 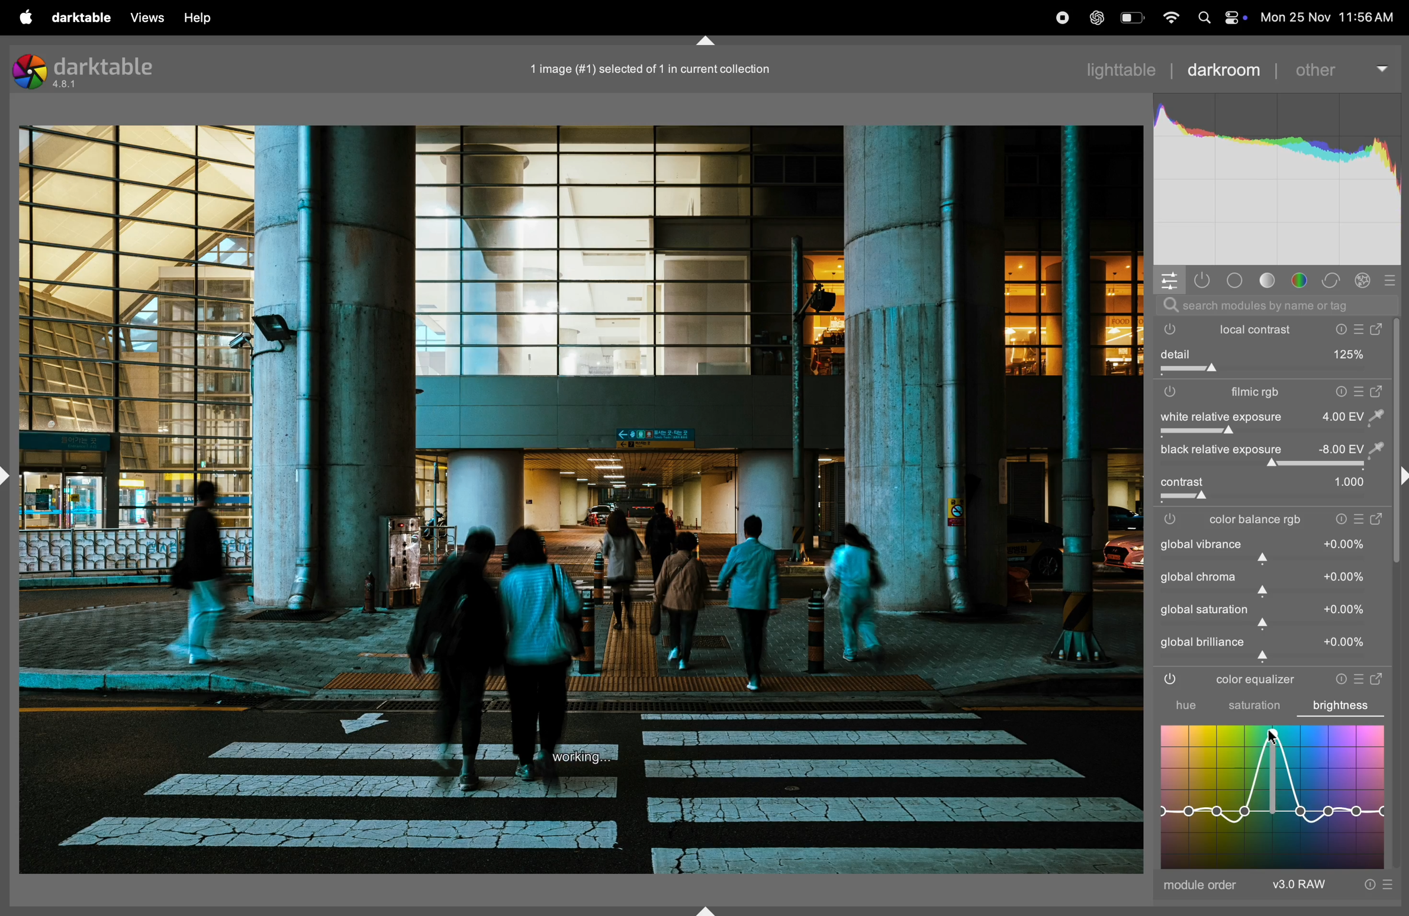 I want to click on reset parameters, so click(x=1338, y=392).